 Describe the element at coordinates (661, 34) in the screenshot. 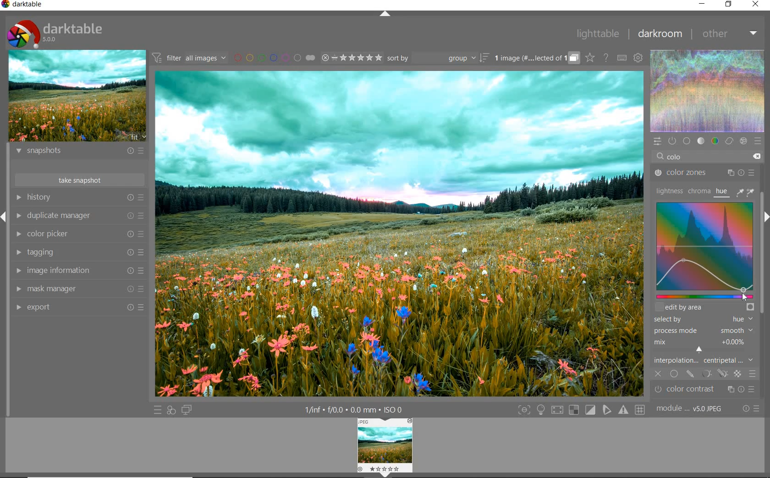

I see `darkroom` at that location.